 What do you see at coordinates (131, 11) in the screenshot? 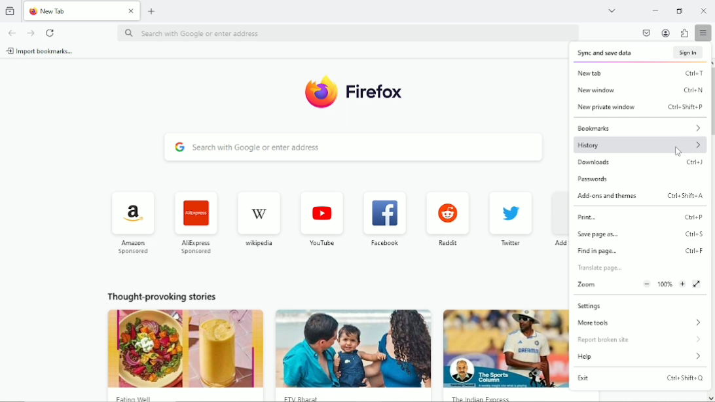
I see `Close` at bounding box center [131, 11].